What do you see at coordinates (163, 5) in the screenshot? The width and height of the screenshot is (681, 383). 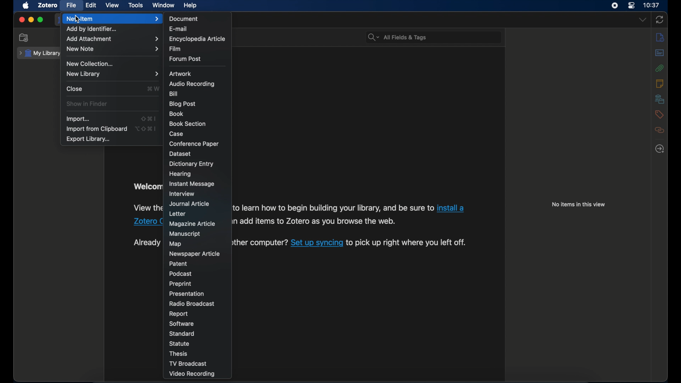 I see `window` at bounding box center [163, 5].